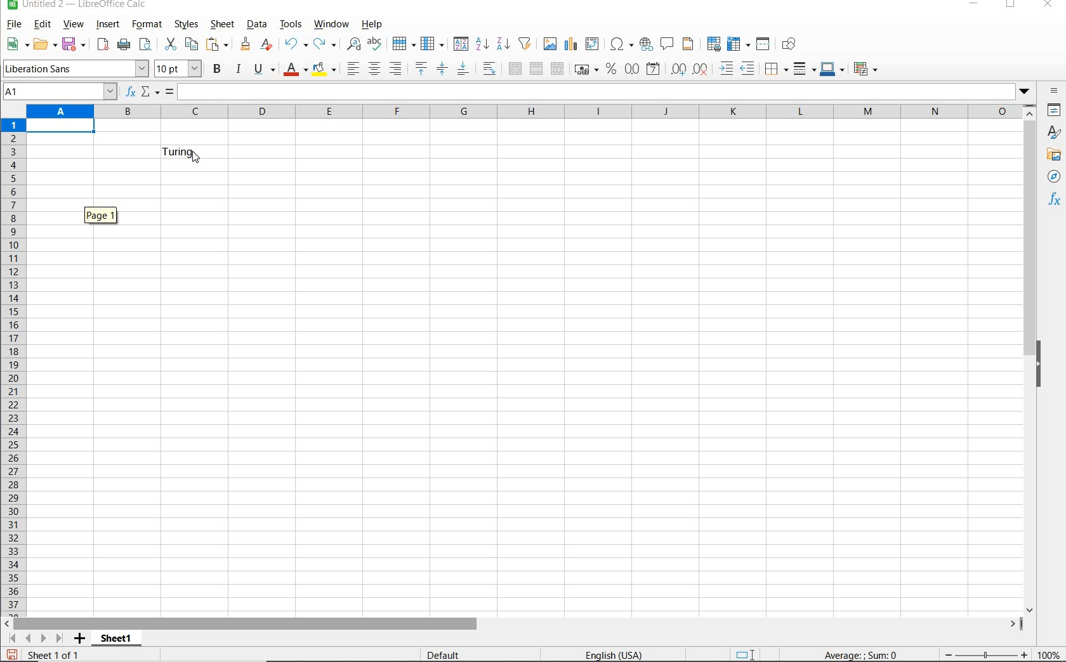 The height and width of the screenshot is (662, 1066). I want to click on SHEET 1, so click(118, 639).